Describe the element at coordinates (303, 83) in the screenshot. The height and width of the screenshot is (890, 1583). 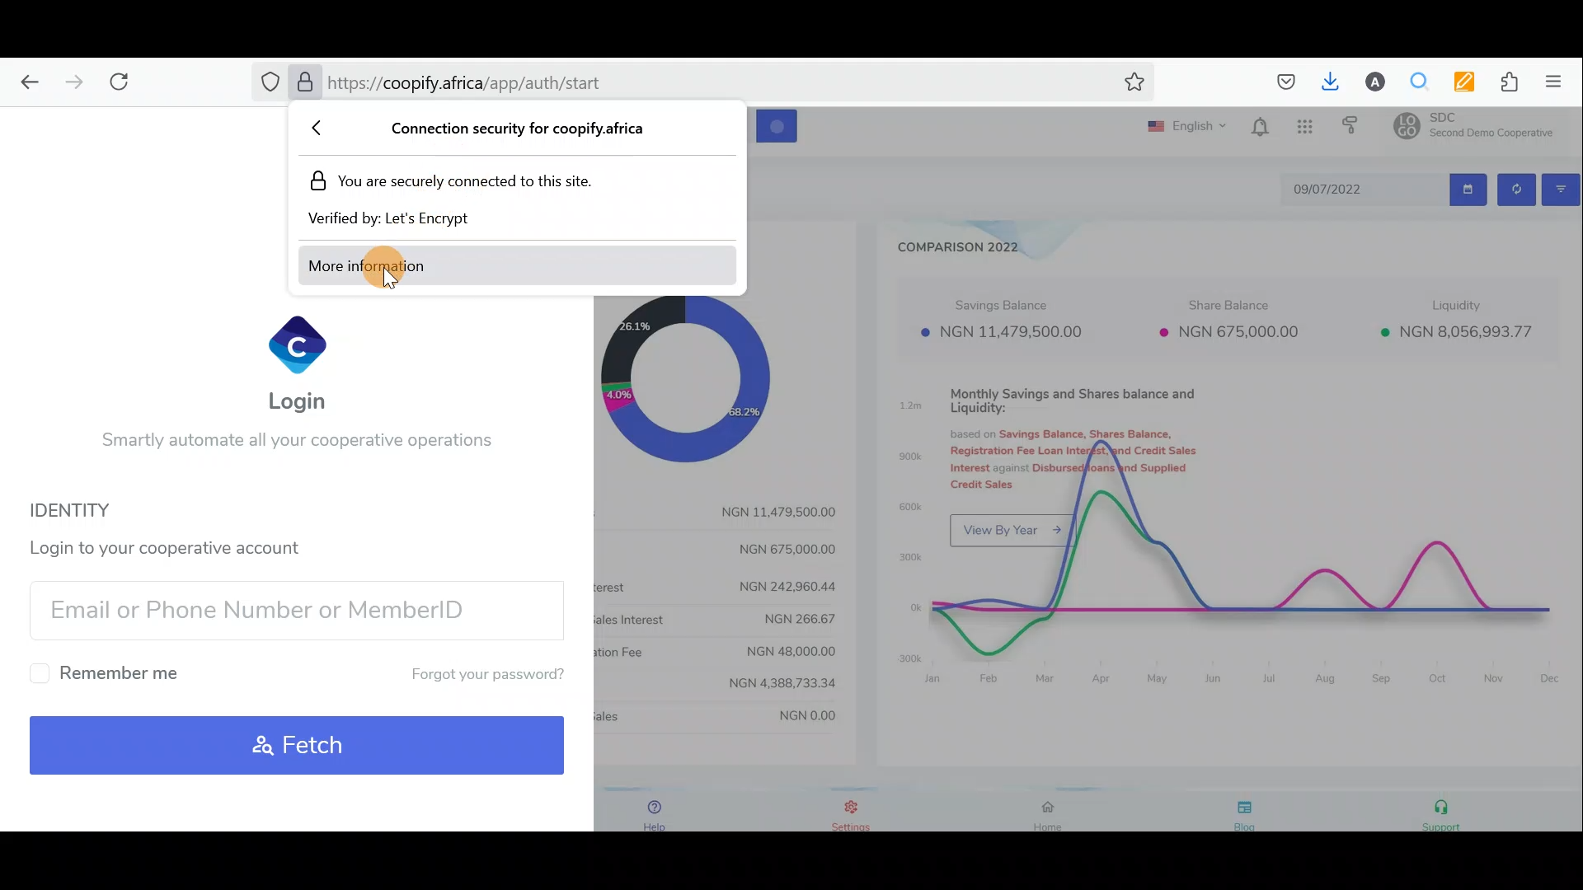
I see `Verified` at that location.